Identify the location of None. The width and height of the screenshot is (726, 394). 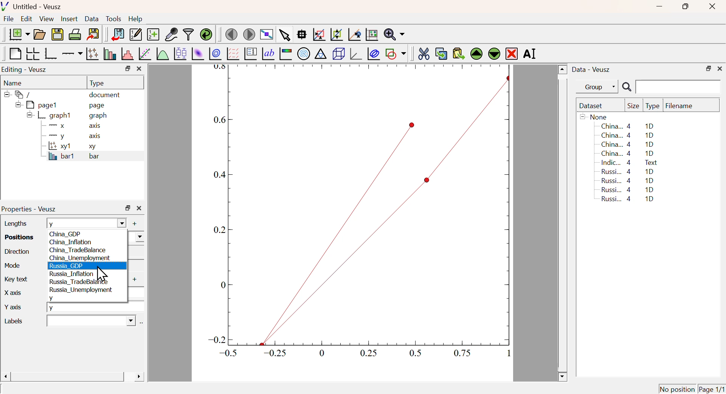
(595, 116).